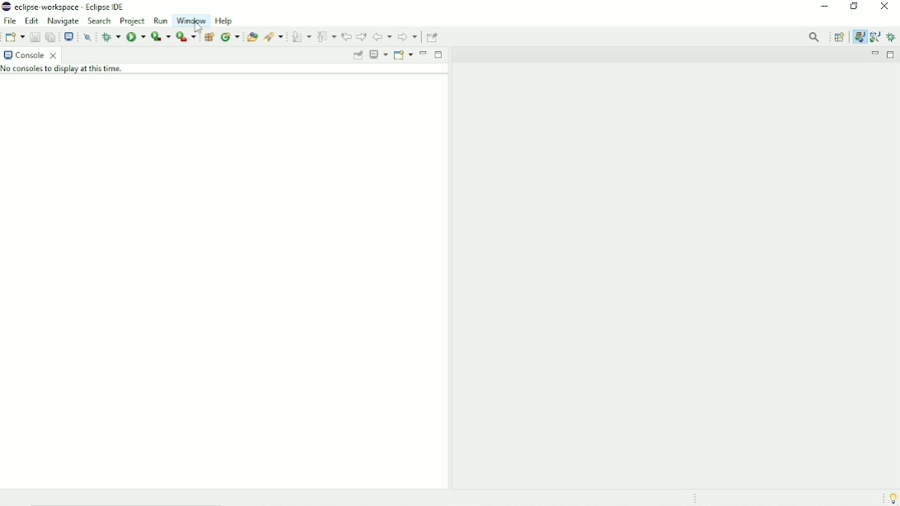  Describe the element at coordinates (133, 21) in the screenshot. I see `Project` at that location.